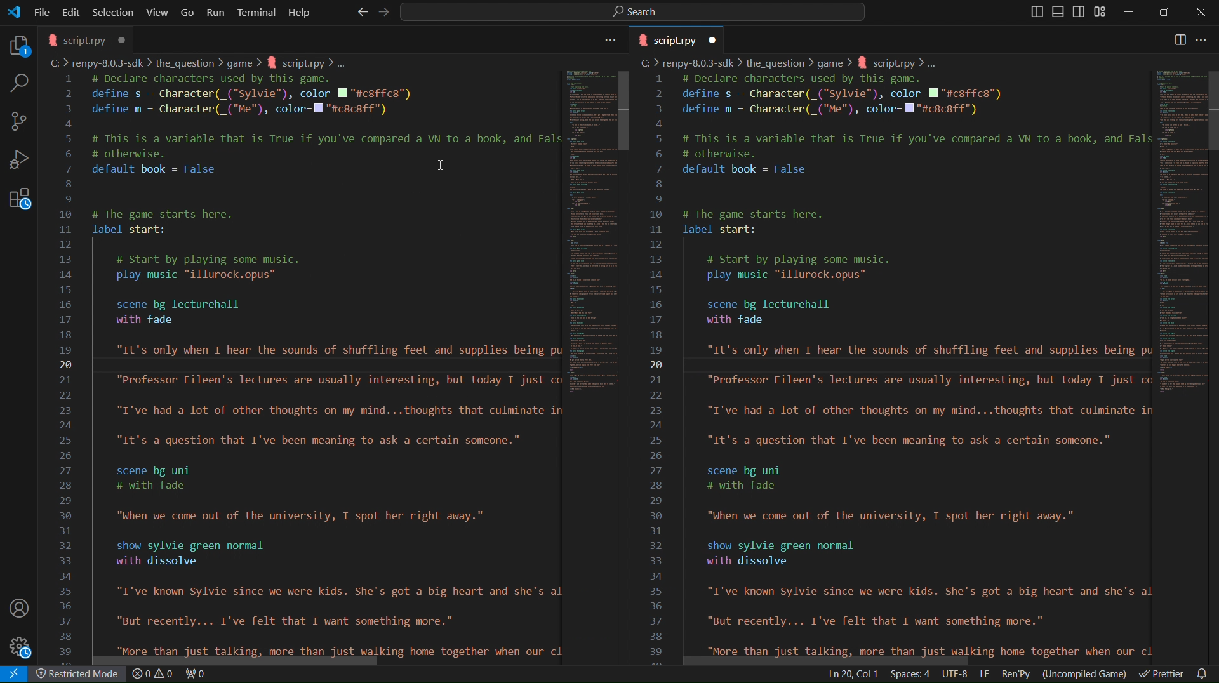  What do you see at coordinates (1211, 110) in the screenshot?
I see `Scrollbar` at bounding box center [1211, 110].